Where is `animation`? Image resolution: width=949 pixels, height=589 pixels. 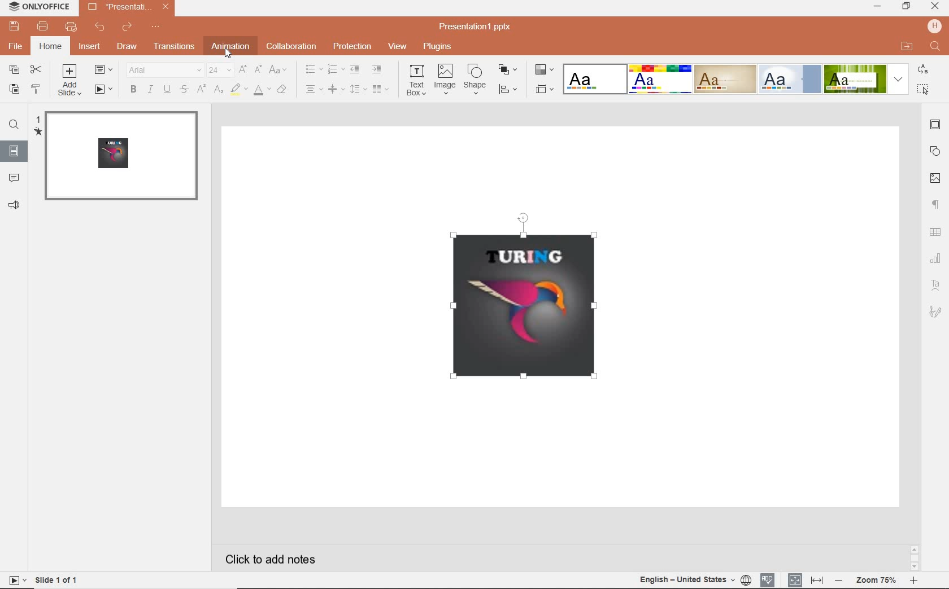
animation is located at coordinates (230, 47).